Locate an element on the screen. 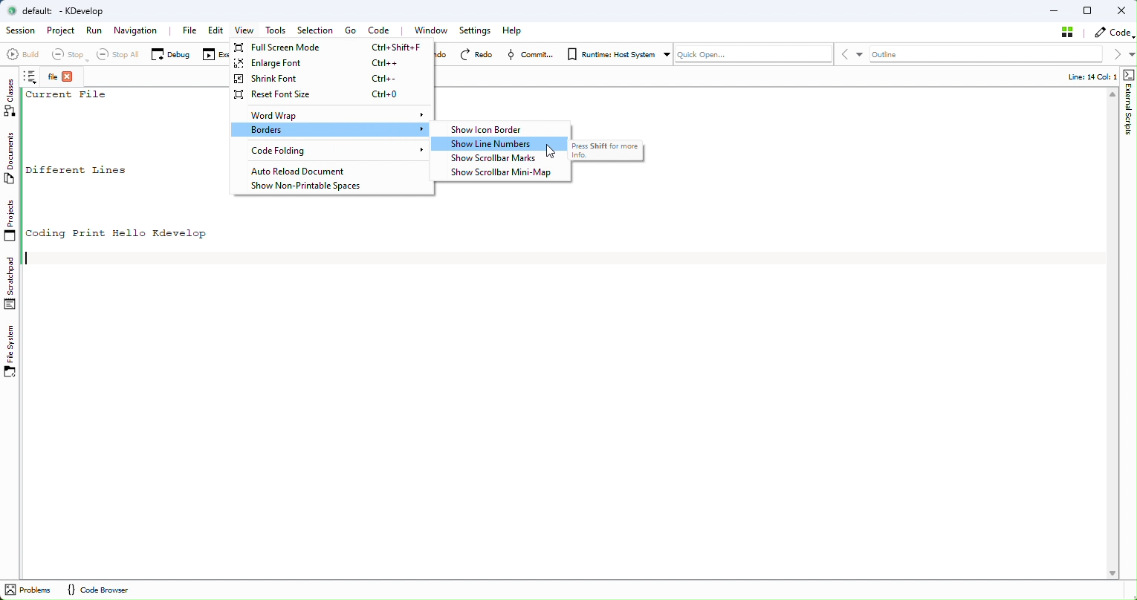  Code is located at coordinates (383, 30).